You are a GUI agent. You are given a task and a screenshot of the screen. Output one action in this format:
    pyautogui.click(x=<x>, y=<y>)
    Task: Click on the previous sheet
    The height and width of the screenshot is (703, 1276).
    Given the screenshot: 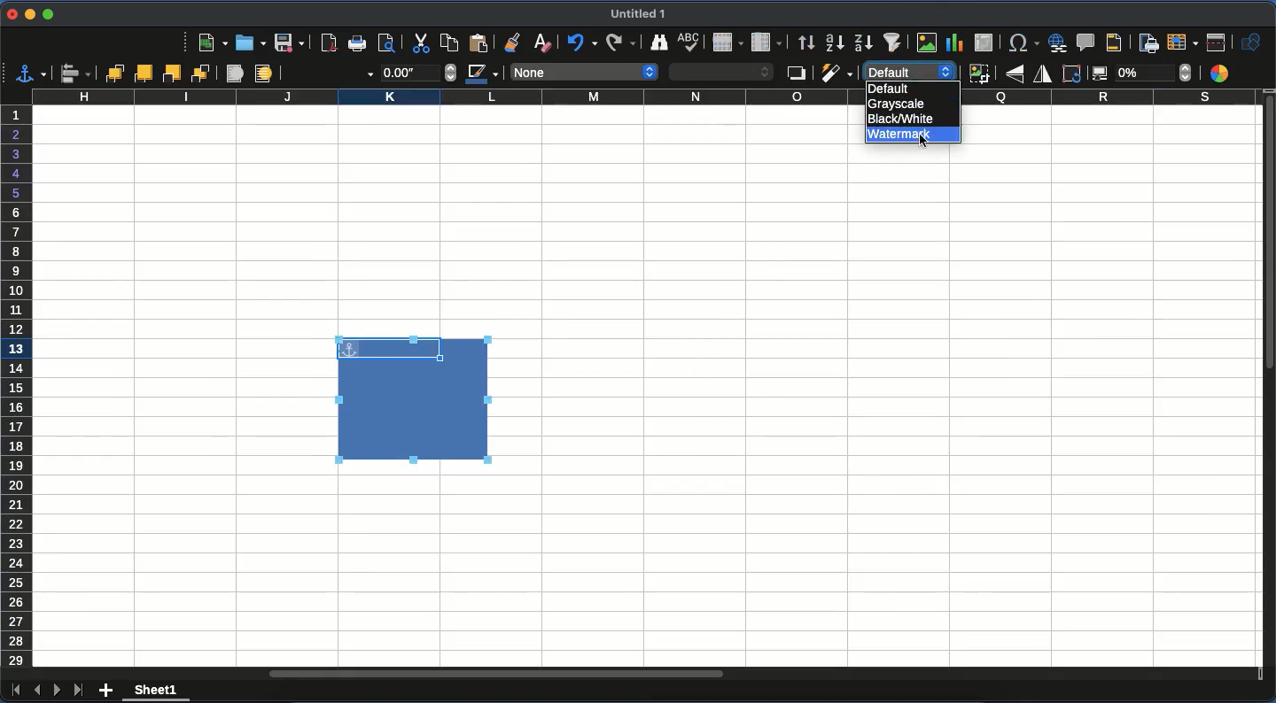 What is the action you would take?
    pyautogui.click(x=36, y=690)
    